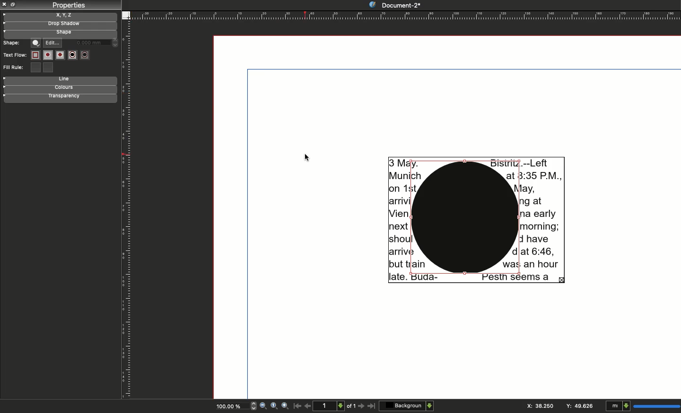 The height and width of the screenshot is (413, 681). What do you see at coordinates (263, 405) in the screenshot?
I see `Zoom out` at bounding box center [263, 405].